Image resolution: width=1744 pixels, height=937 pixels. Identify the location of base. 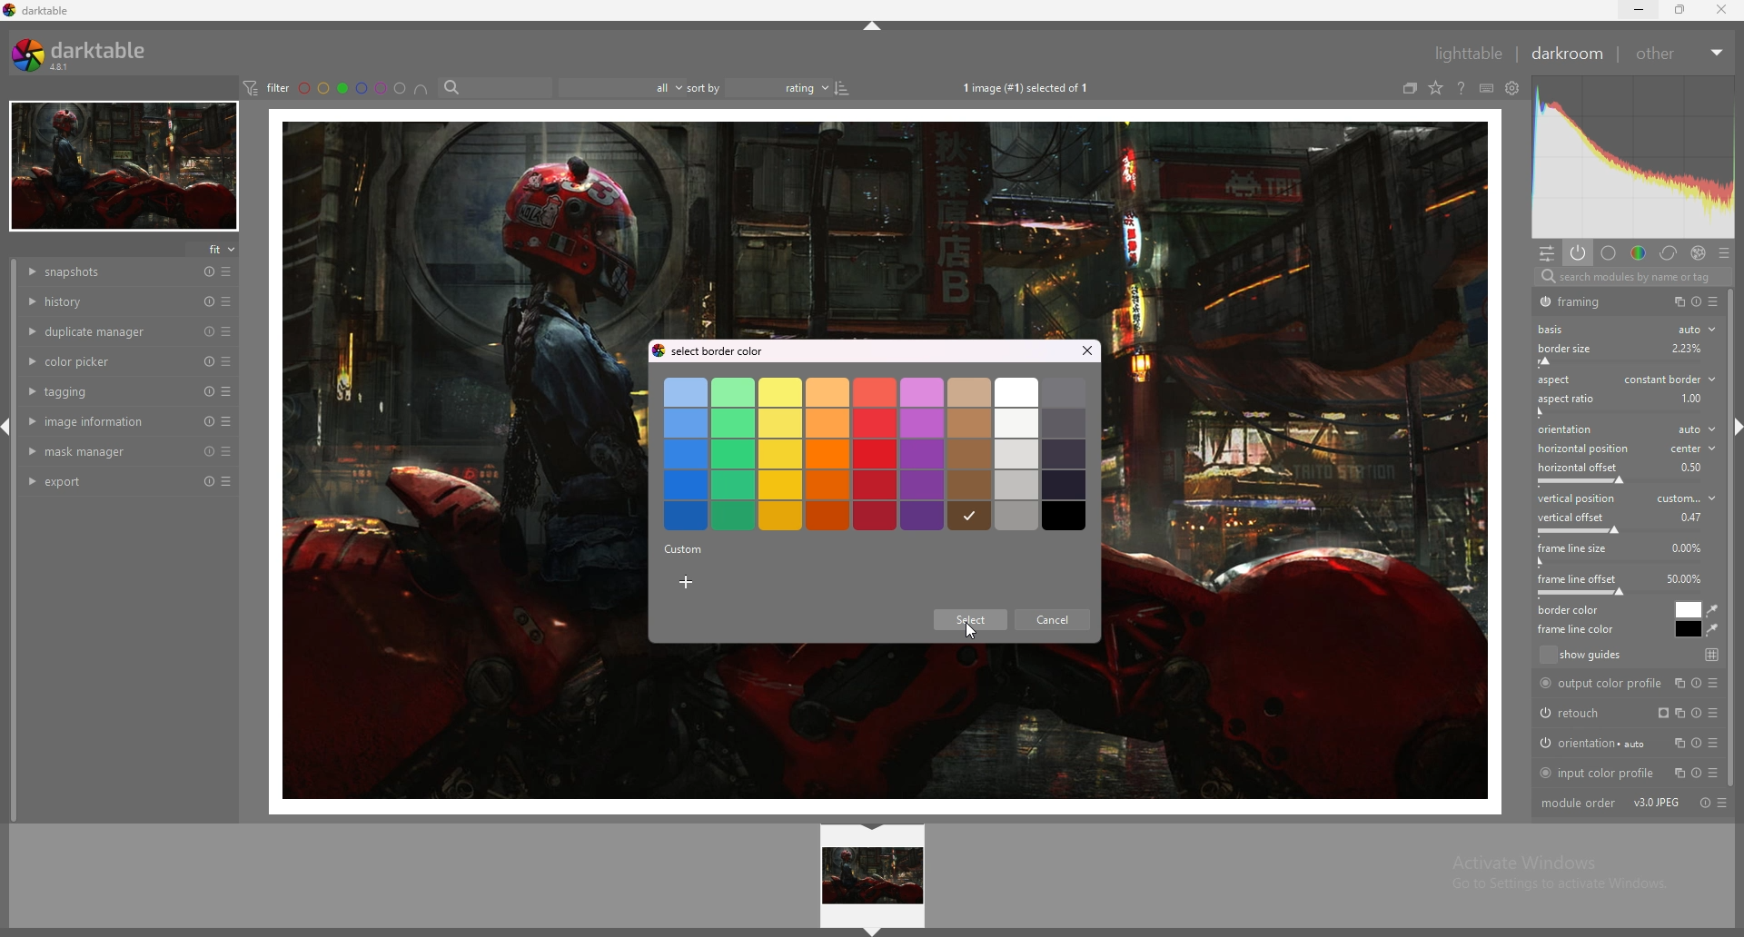
(1608, 252).